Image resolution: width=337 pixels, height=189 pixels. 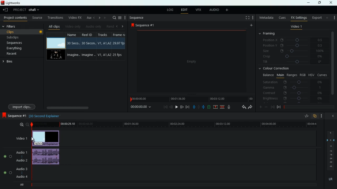 What do you see at coordinates (105, 18) in the screenshot?
I see `more` at bounding box center [105, 18].